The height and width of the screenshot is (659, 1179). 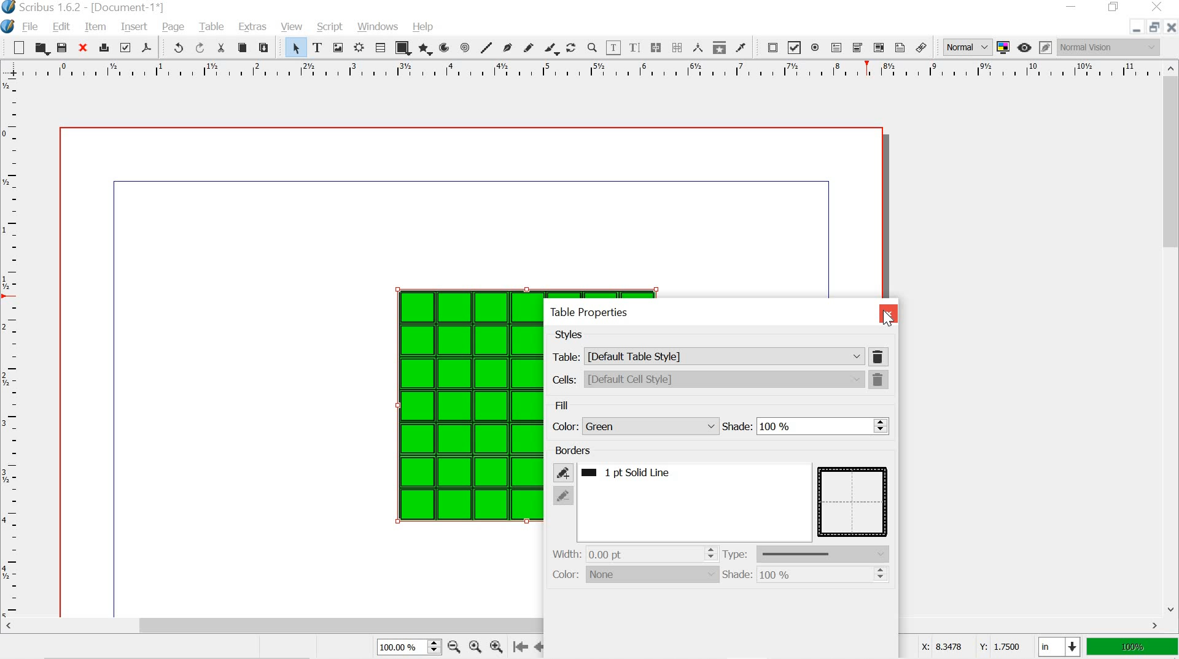 I want to click on page, so click(x=174, y=27).